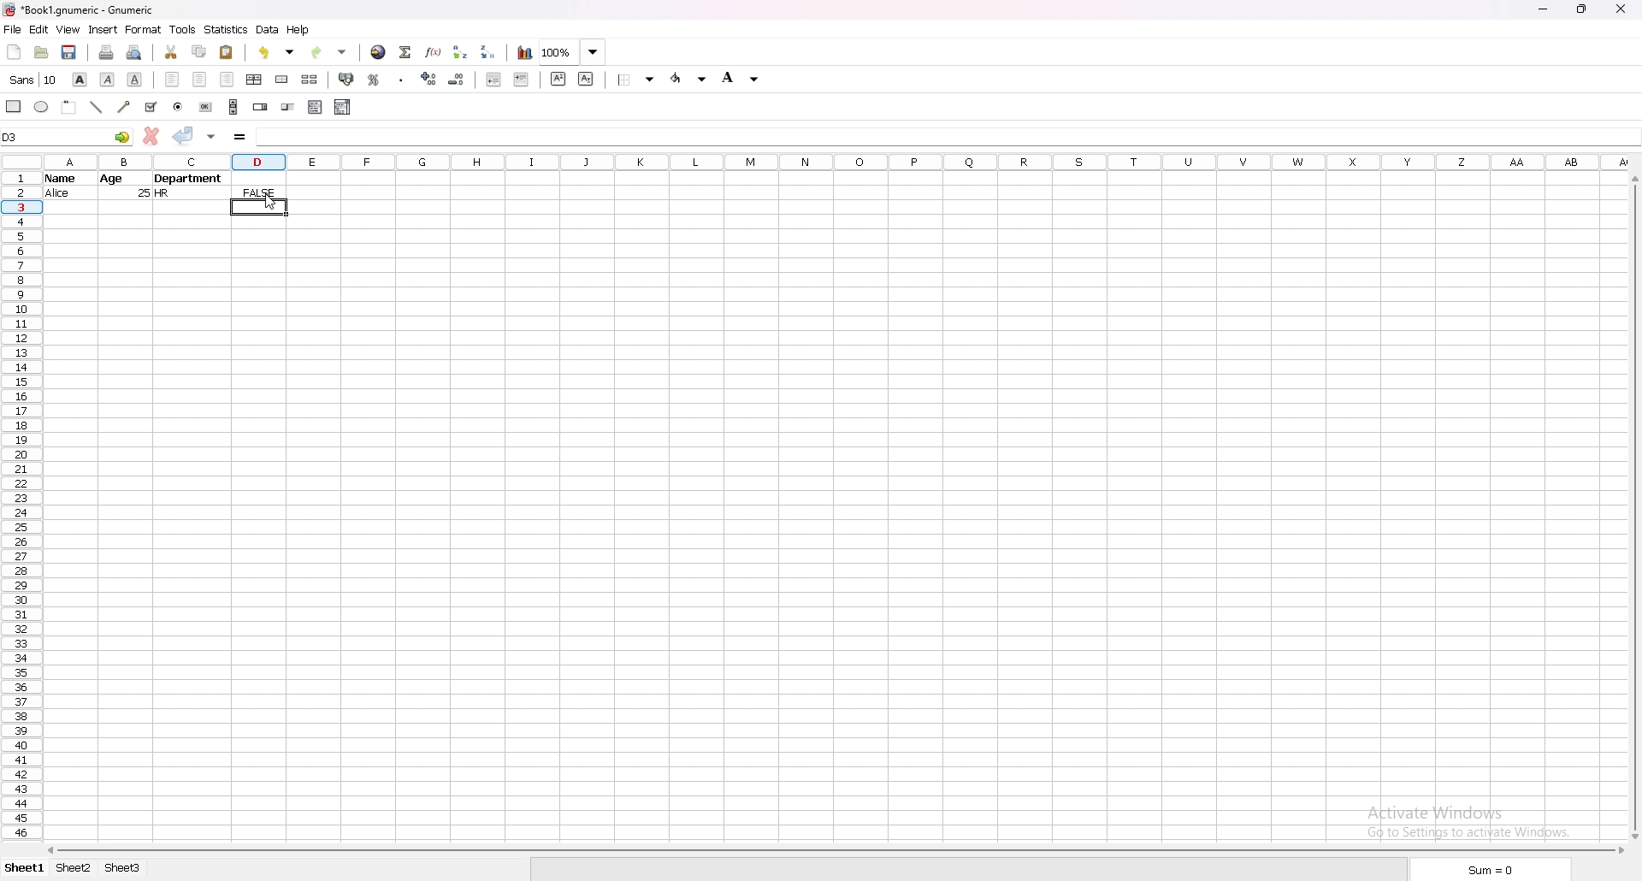 Image resolution: width=1642 pixels, height=881 pixels. What do you see at coordinates (268, 30) in the screenshot?
I see `data` at bounding box center [268, 30].